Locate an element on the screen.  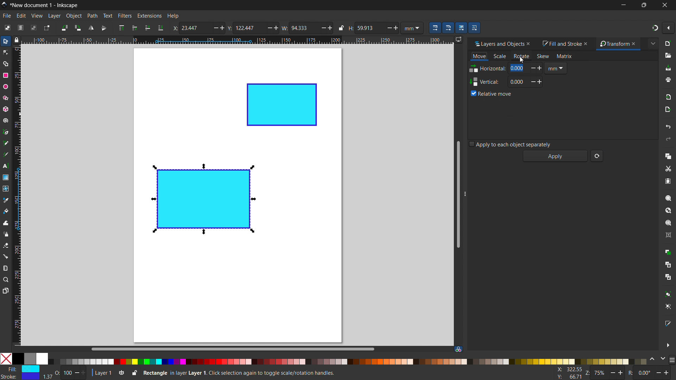
Add/ increase is located at coordinates (221, 28).